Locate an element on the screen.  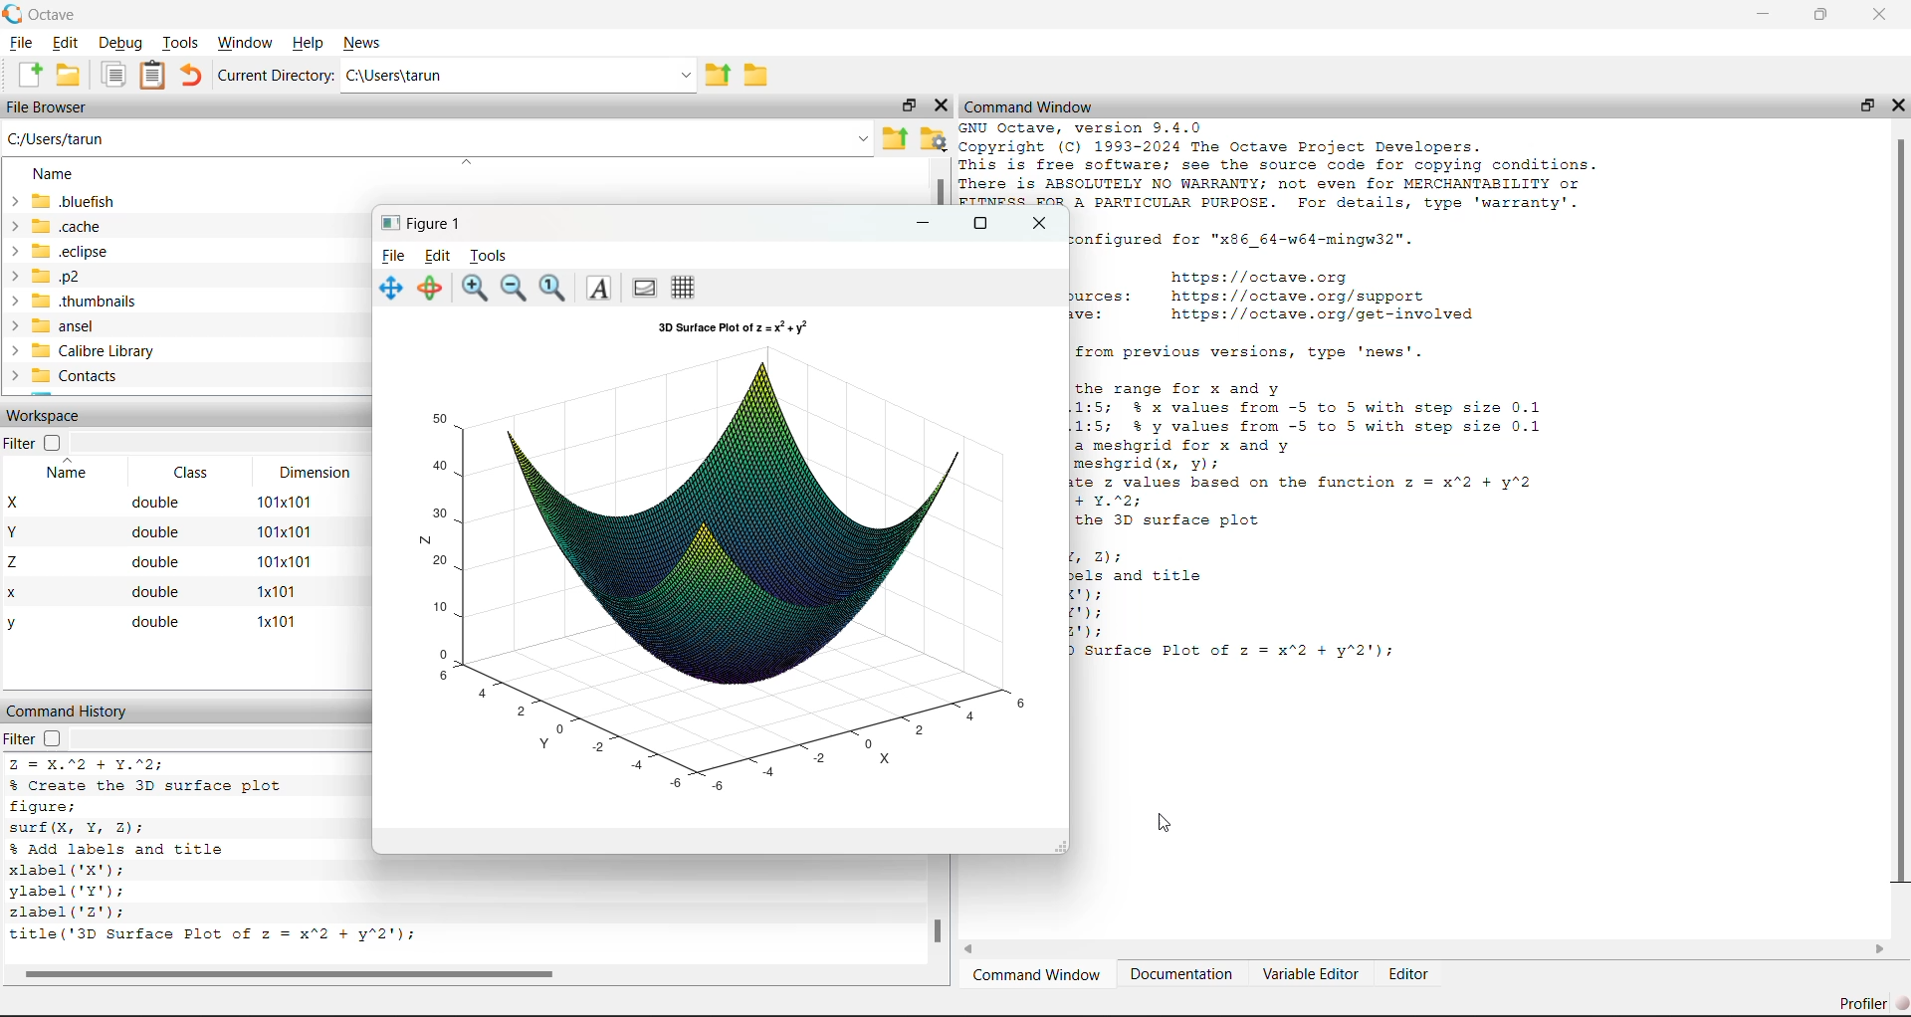
Folder Settings is located at coordinates (933, 138).